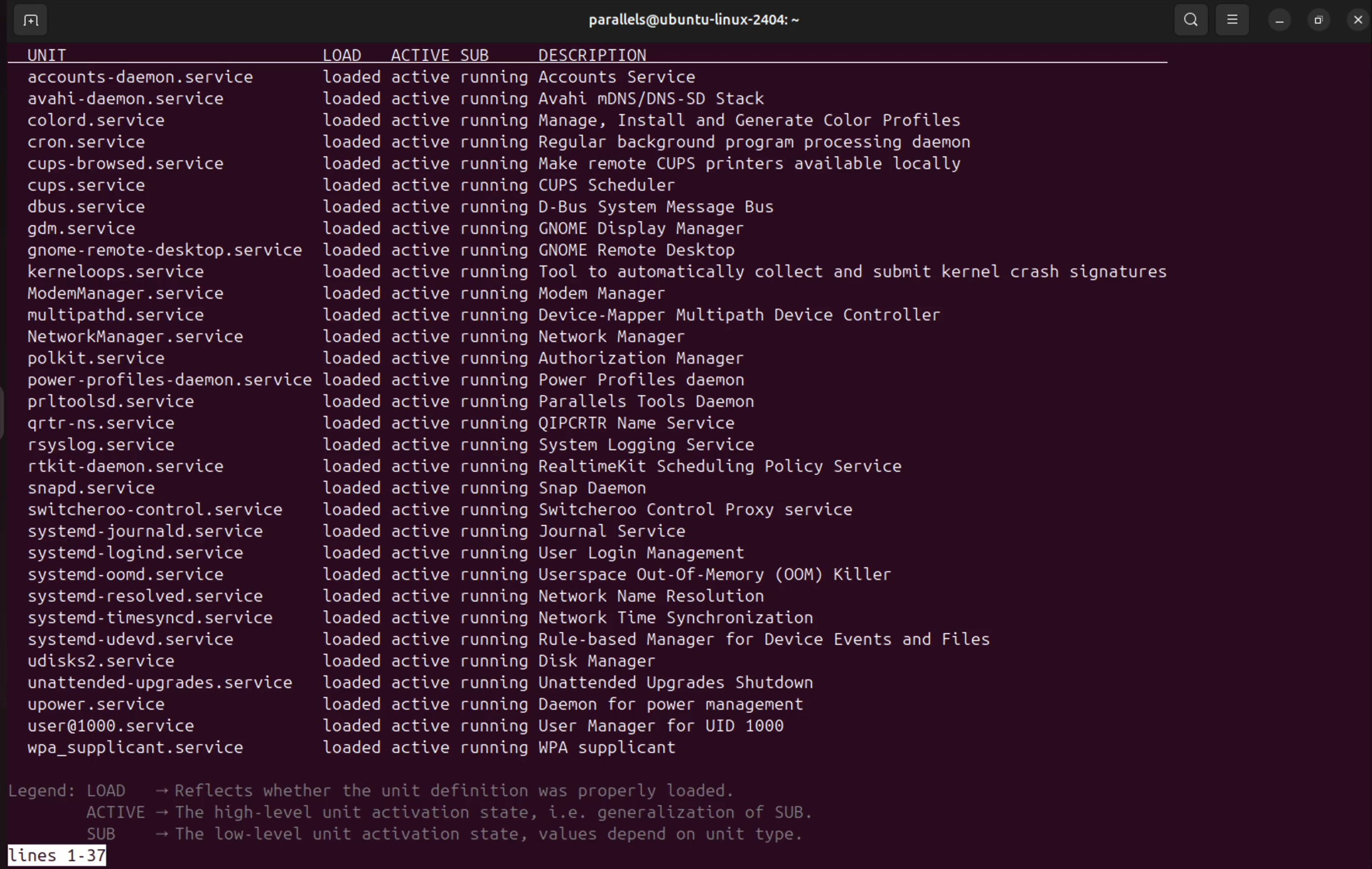 Image resolution: width=1372 pixels, height=869 pixels. Describe the element at coordinates (350, 642) in the screenshot. I see `loaded` at that location.